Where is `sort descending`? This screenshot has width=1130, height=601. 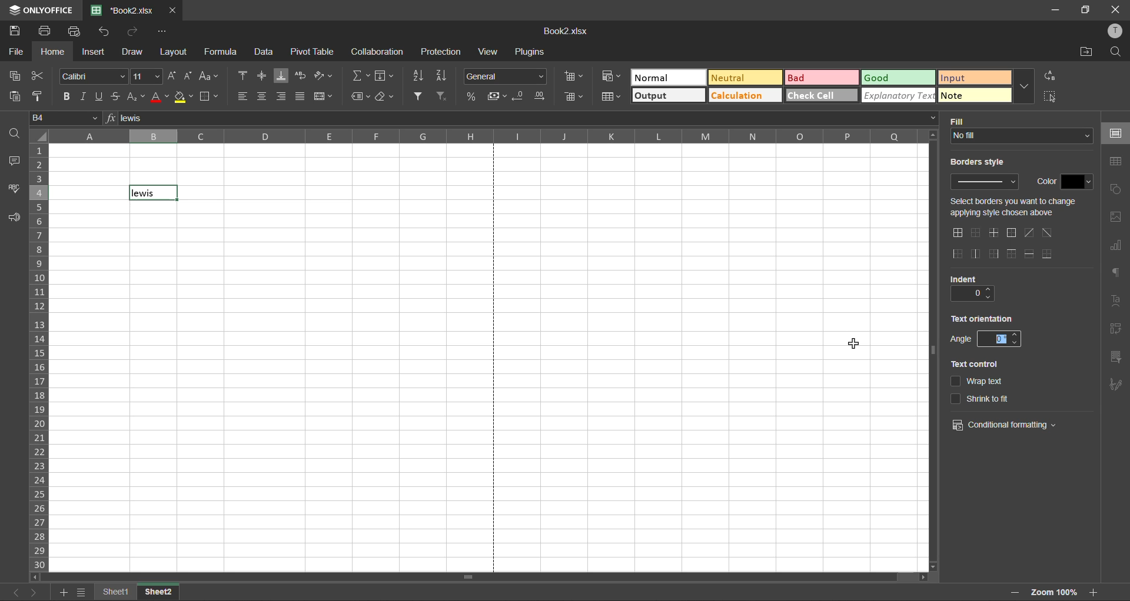
sort descending is located at coordinates (447, 75).